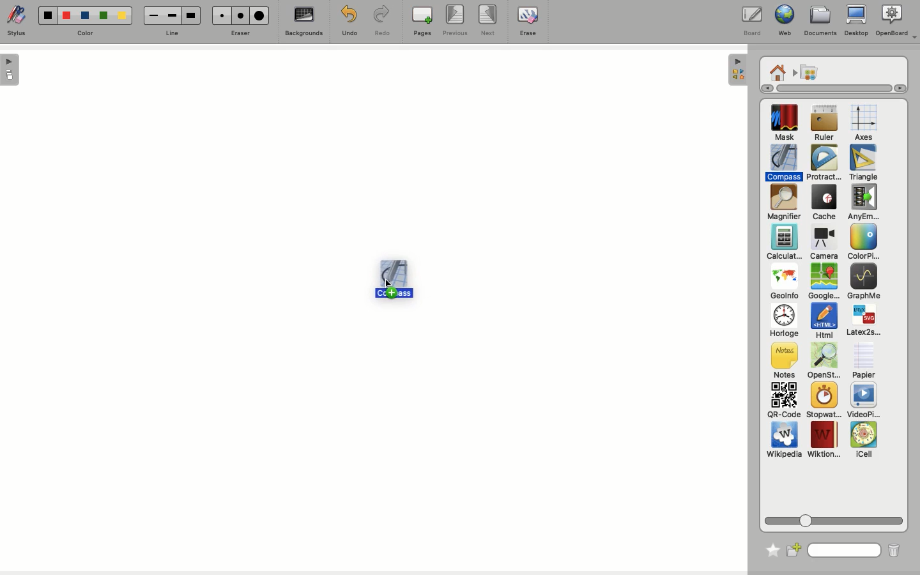 The width and height of the screenshot is (920, 575). Describe the element at coordinates (769, 548) in the screenshot. I see `Favorite` at that location.